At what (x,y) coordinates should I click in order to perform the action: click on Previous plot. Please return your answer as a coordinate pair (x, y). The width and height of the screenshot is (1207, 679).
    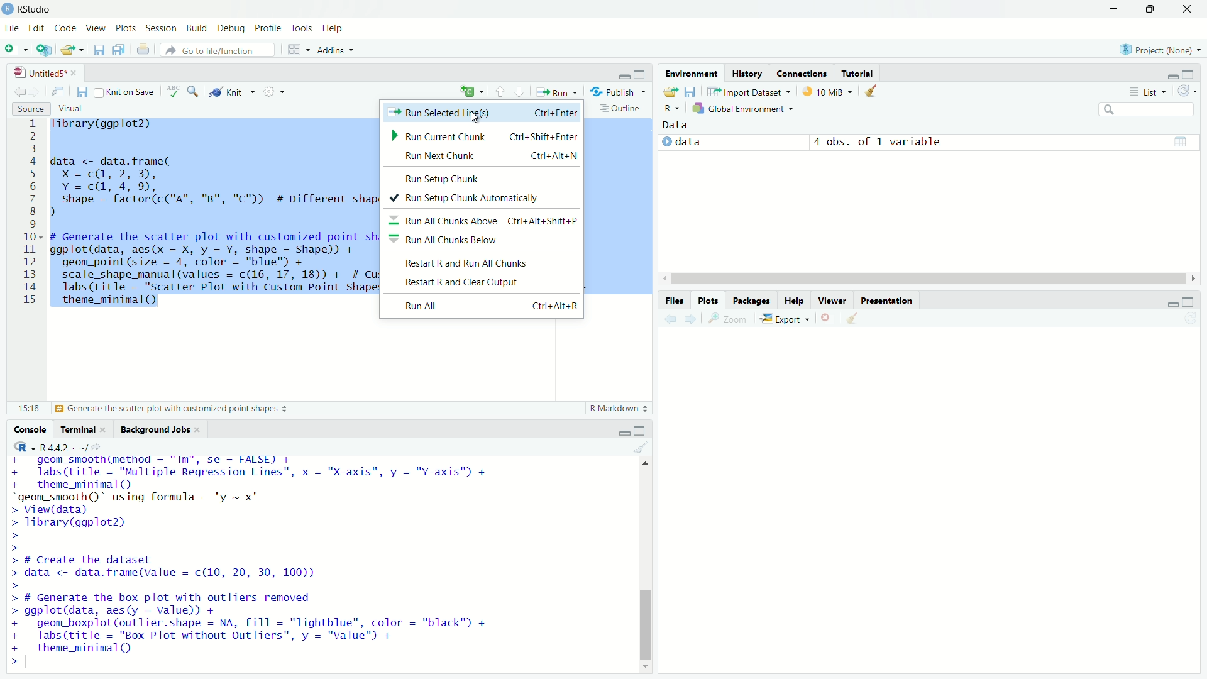
    Looking at the image, I should click on (670, 317).